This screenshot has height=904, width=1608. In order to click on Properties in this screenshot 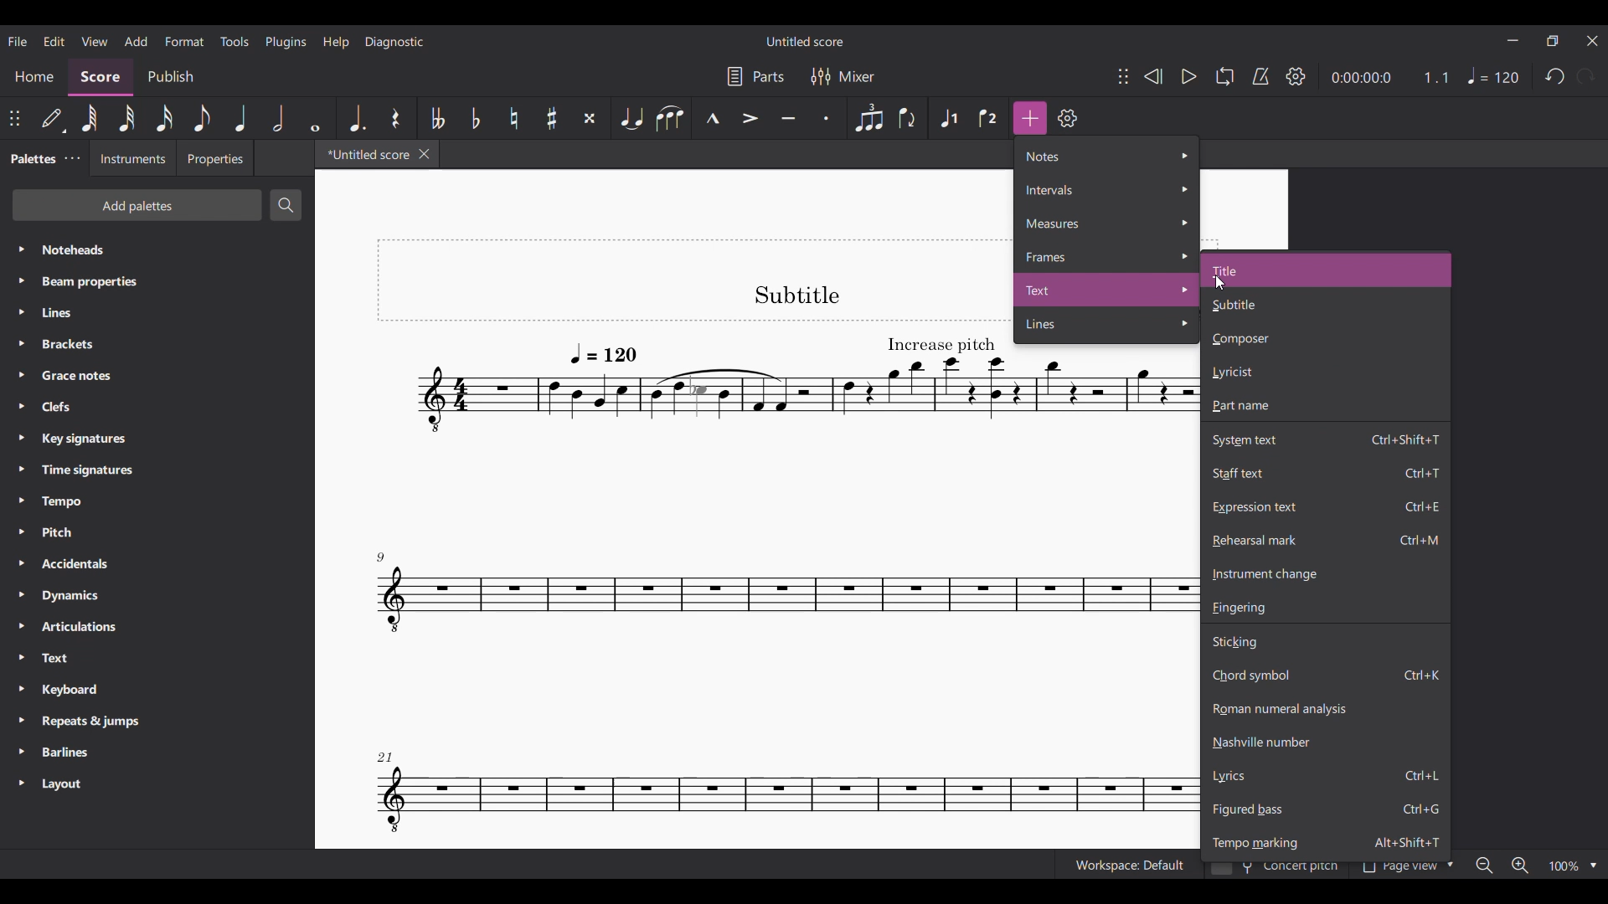, I will do `click(214, 158)`.